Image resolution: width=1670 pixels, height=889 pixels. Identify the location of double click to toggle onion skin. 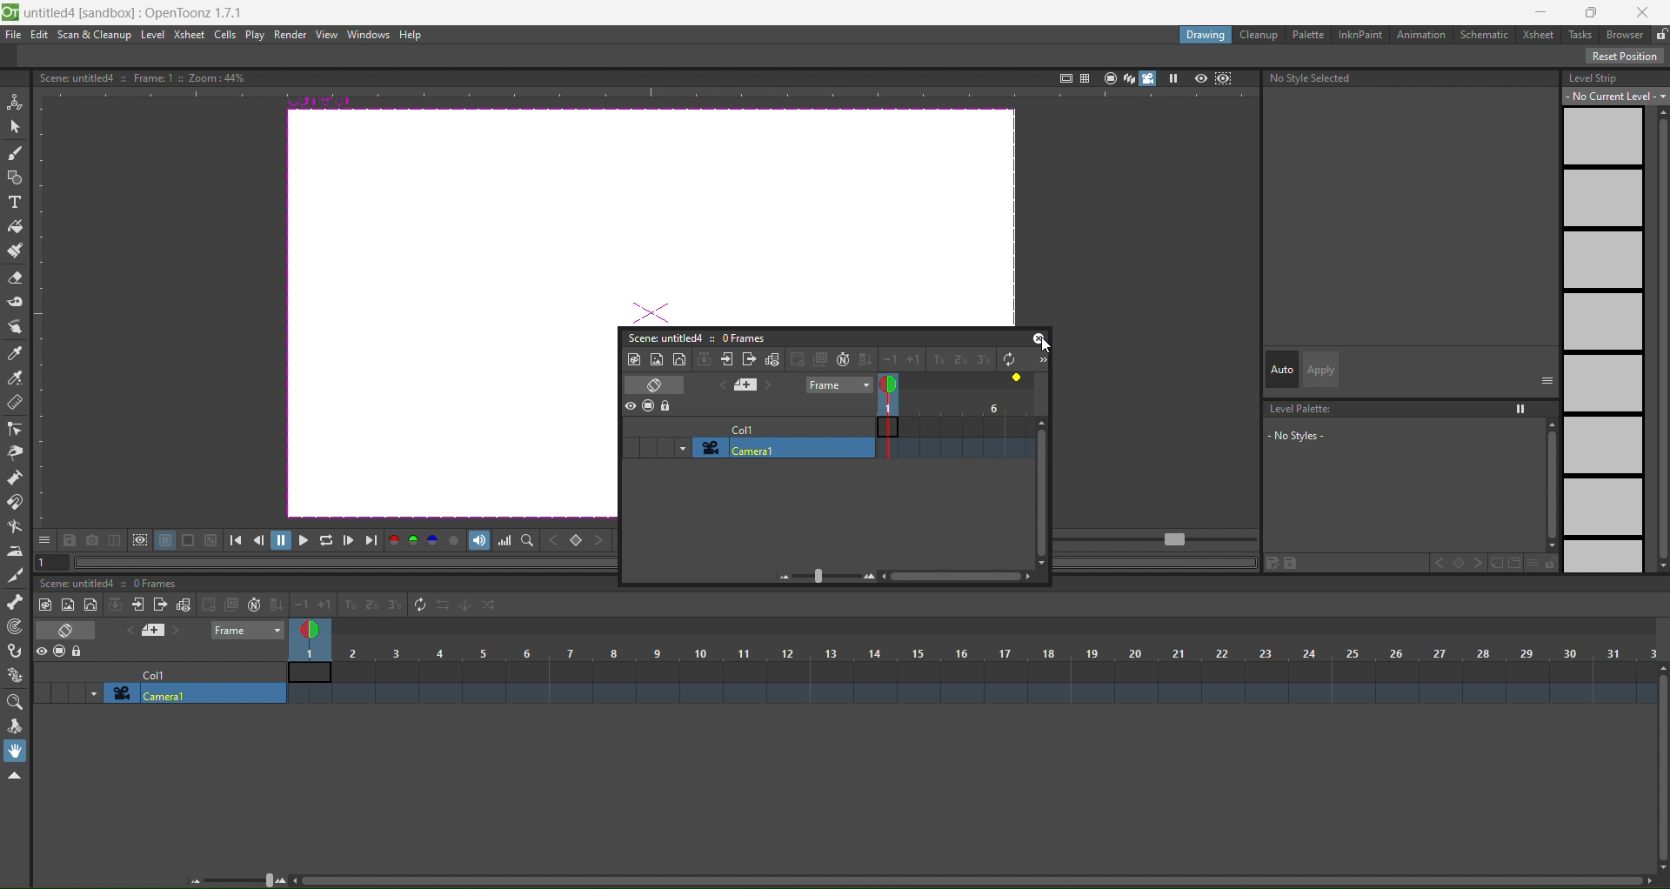
(316, 627).